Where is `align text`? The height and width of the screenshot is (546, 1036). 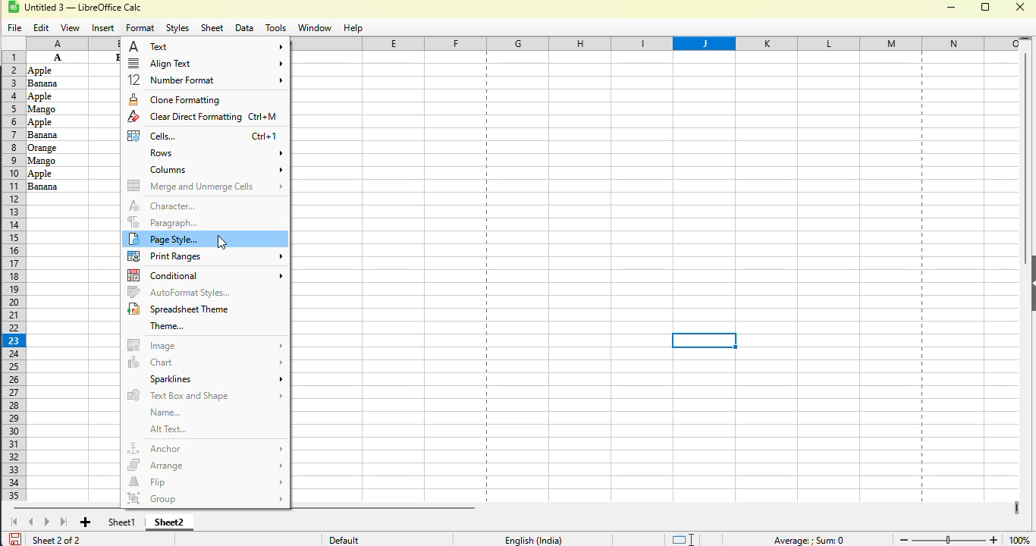
align text is located at coordinates (206, 63).